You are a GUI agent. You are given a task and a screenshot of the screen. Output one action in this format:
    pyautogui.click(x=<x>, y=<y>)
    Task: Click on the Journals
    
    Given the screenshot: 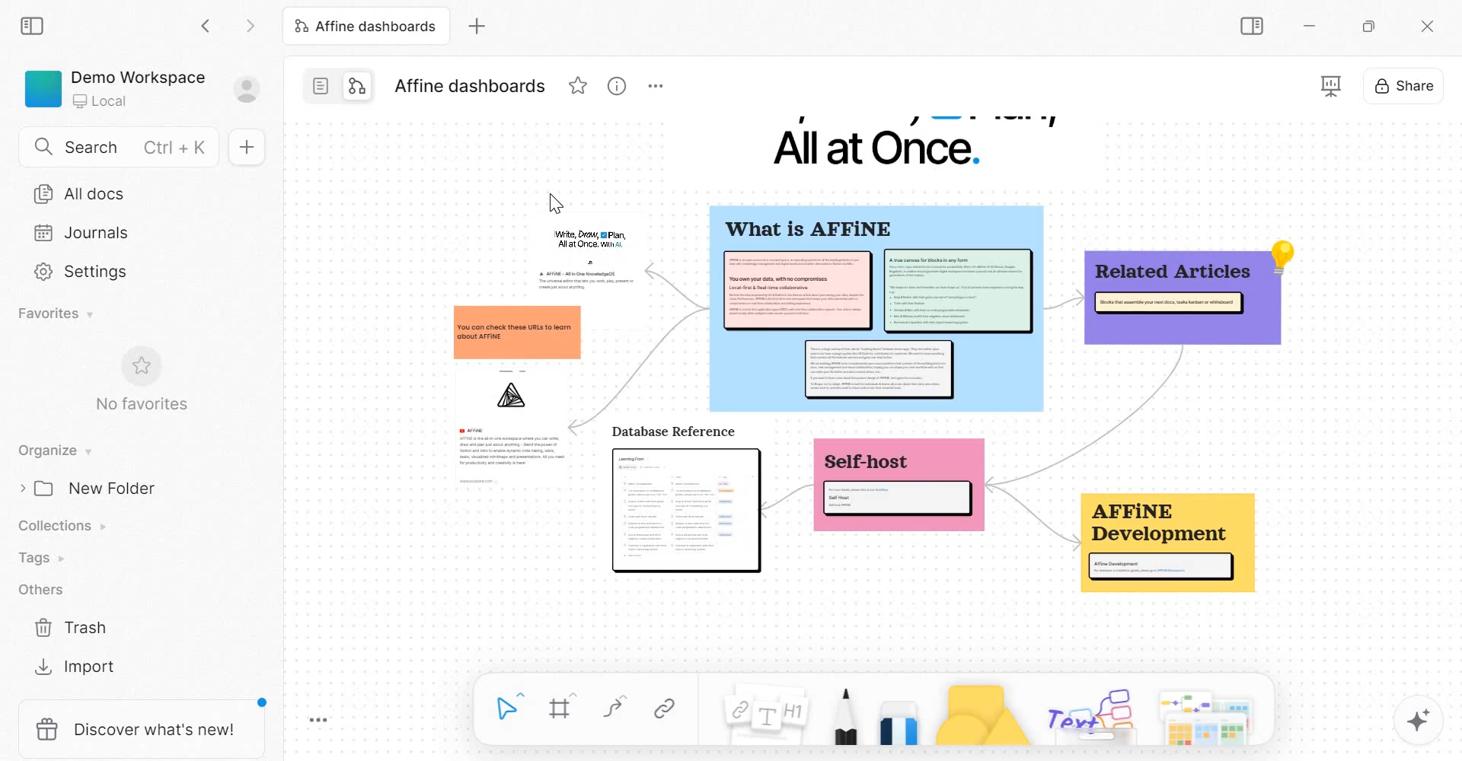 What is the action you would take?
    pyautogui.click(x=92, y=235)
    